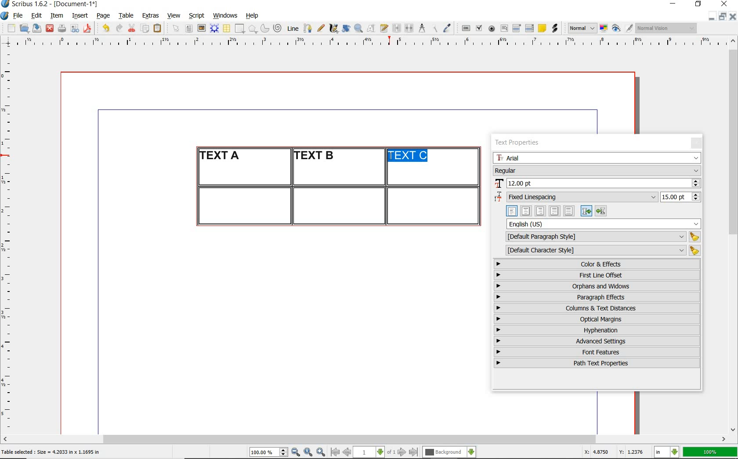 The width and height of the screenshot is (738, 459). What do you see at coordinates (202, 28) in the screenshot?
I see `image frame` at bounding box center [202, 28].